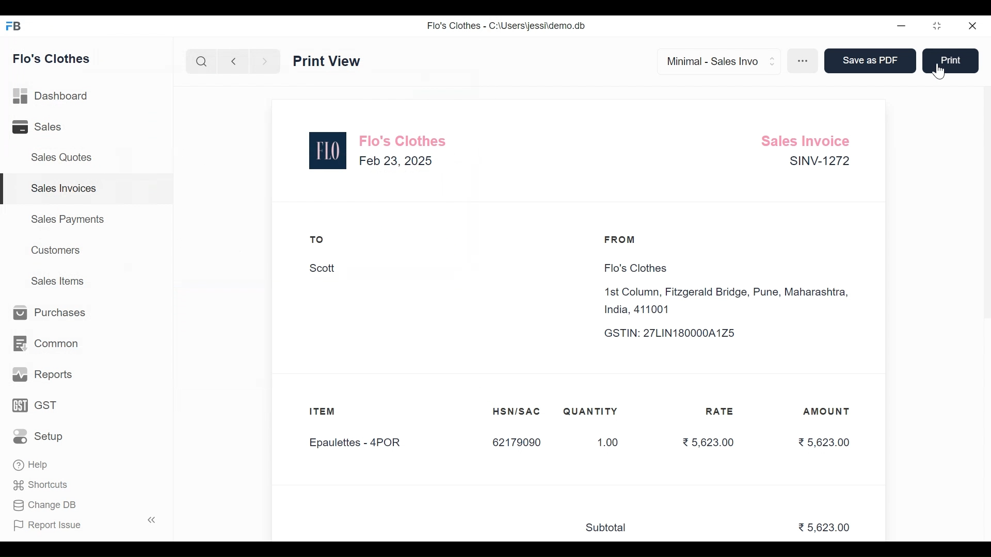  Describe the element at coordinates (773, 60) in the screenshot. I see `Expand` at that location.